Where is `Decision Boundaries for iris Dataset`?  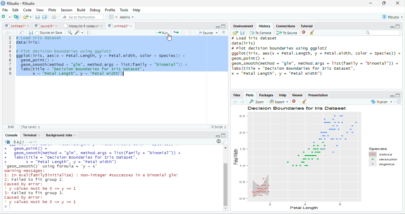
Decision Boundaries for iris Dataset is located at coordinates (297, 108).